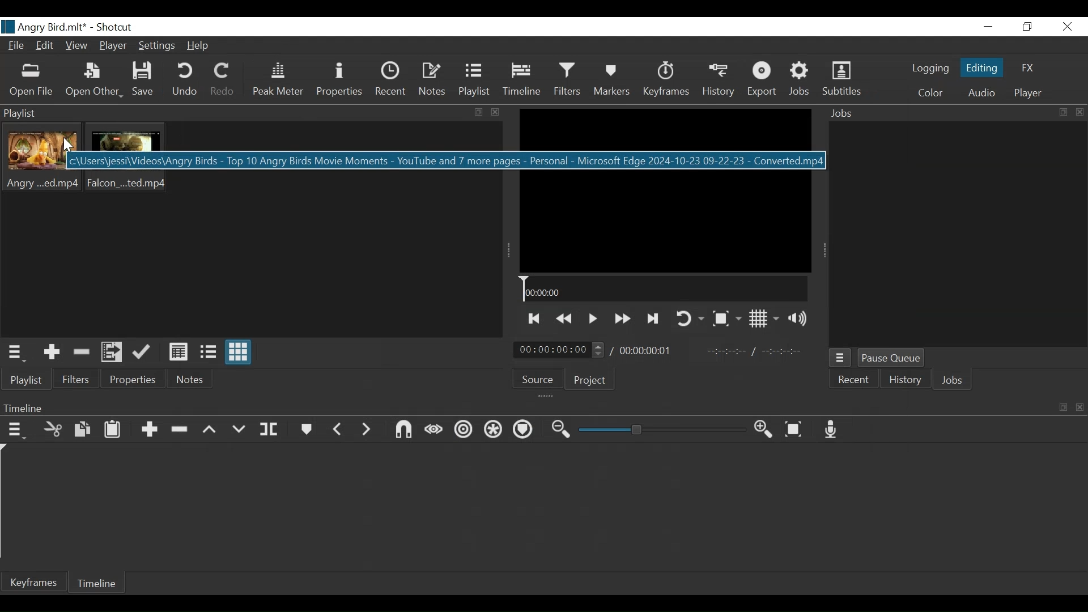 Image resolution: width=1088 pixels, height=612 pixels. I want to click on Timeline menu, so click(16, 431).